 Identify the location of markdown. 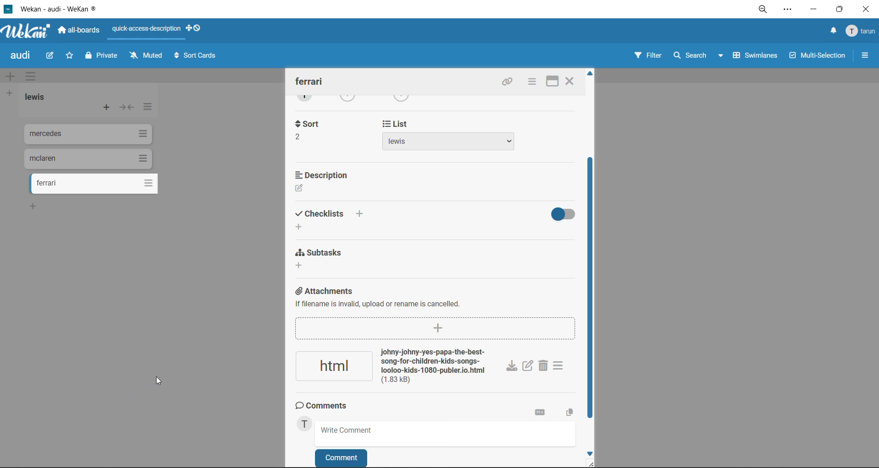
(542, 412).